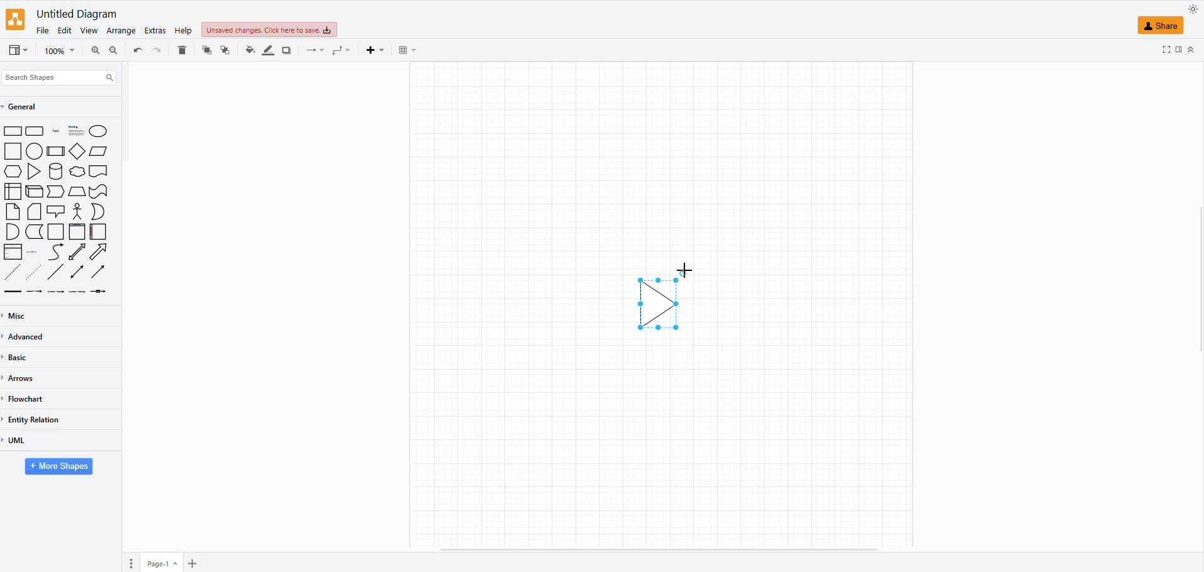  What do you see at coordinates (16, 50) in the screenshot?
I see `view` at bounding box center [16, 50].